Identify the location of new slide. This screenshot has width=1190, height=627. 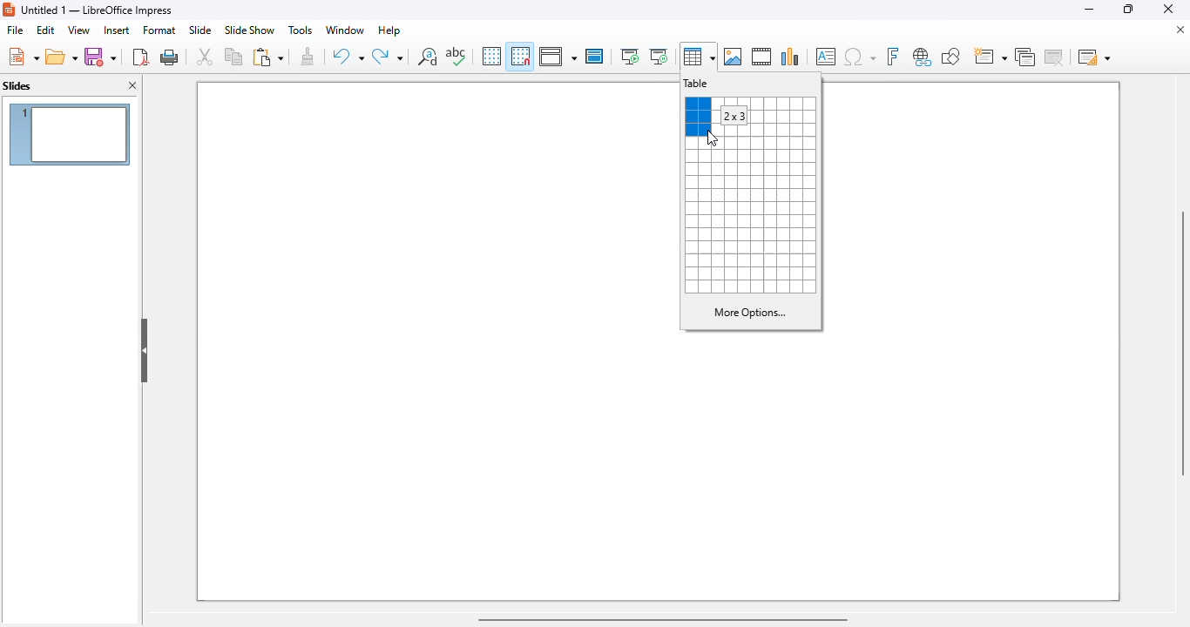
(989, 56).